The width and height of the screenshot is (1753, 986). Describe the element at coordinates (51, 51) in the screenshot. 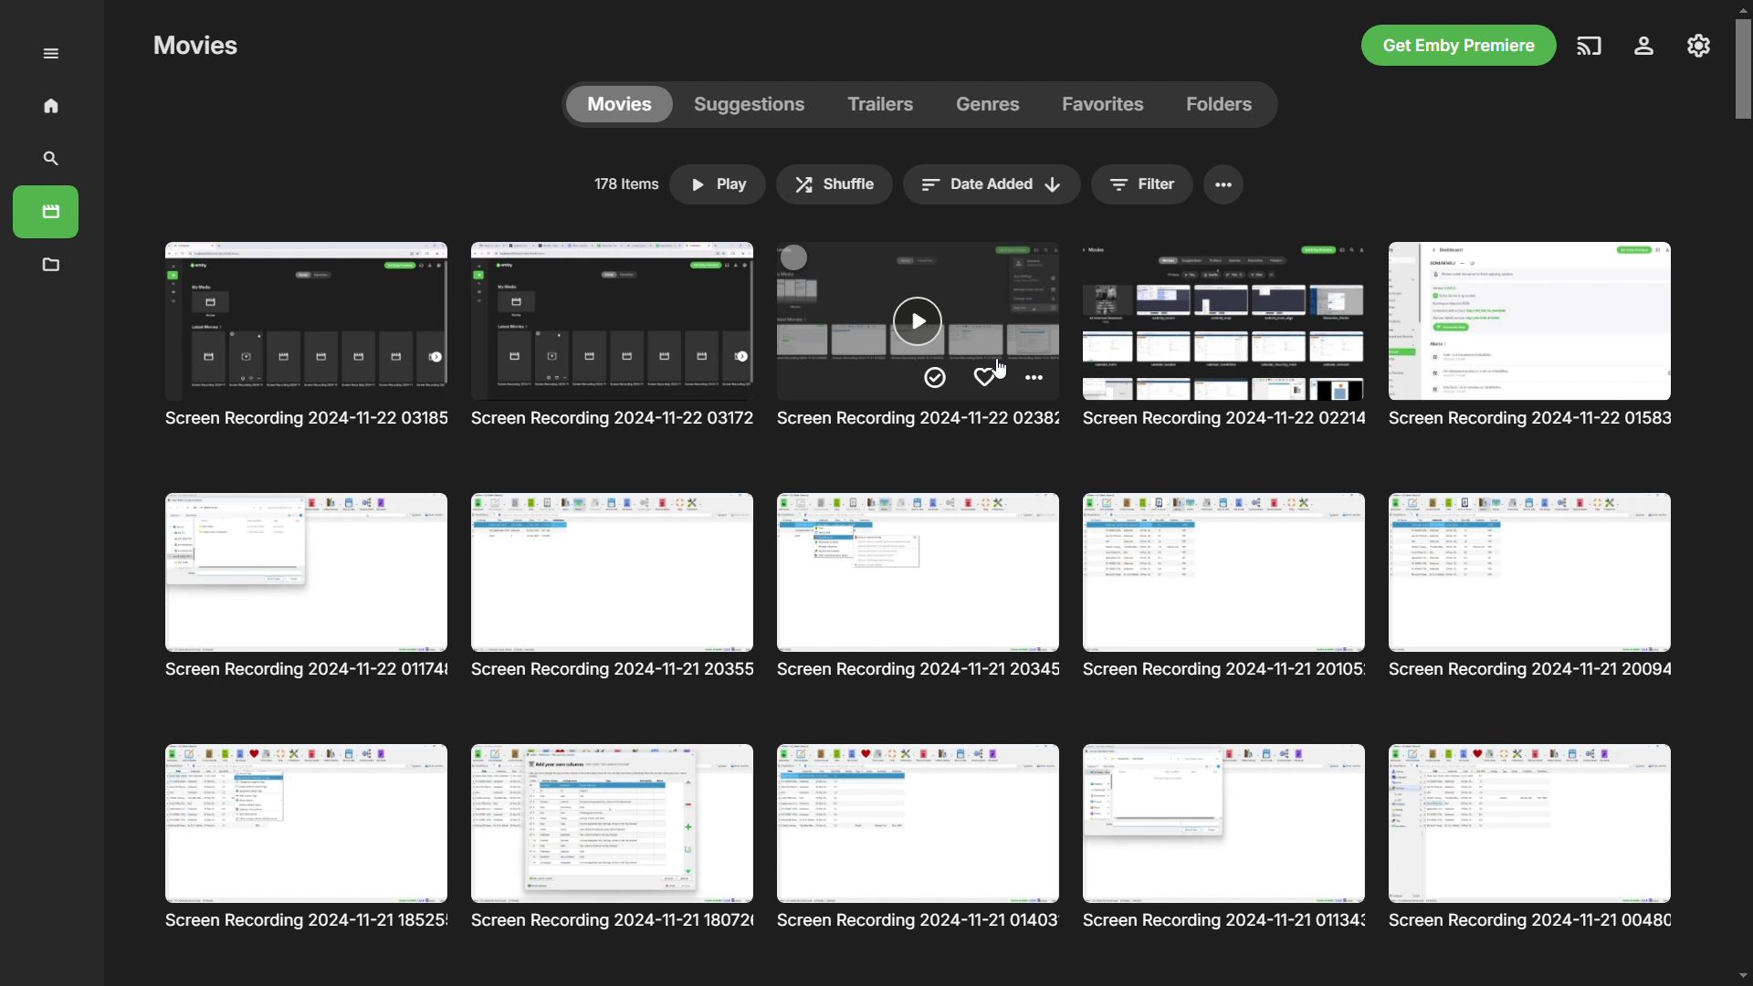

I see `menu` at that location.